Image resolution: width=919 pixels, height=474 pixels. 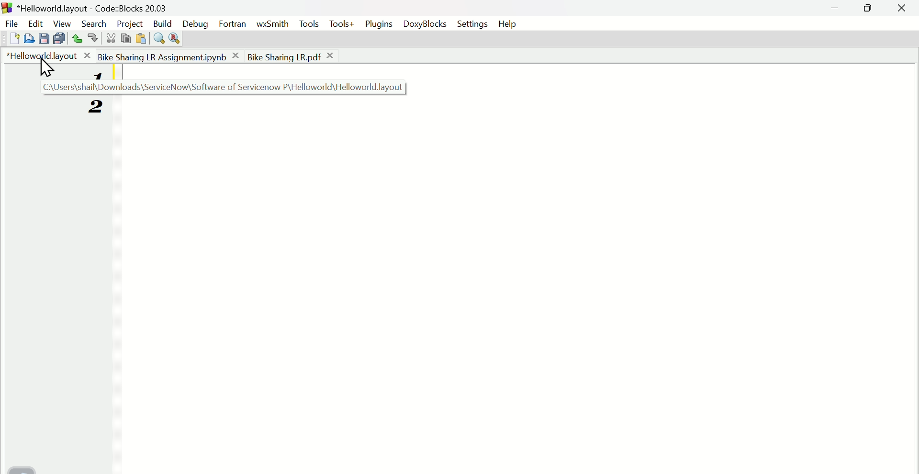 What do you see at coordinates (272, 23) in the screenshot?
I see `WX Smith` at bounding box center [272, 23].